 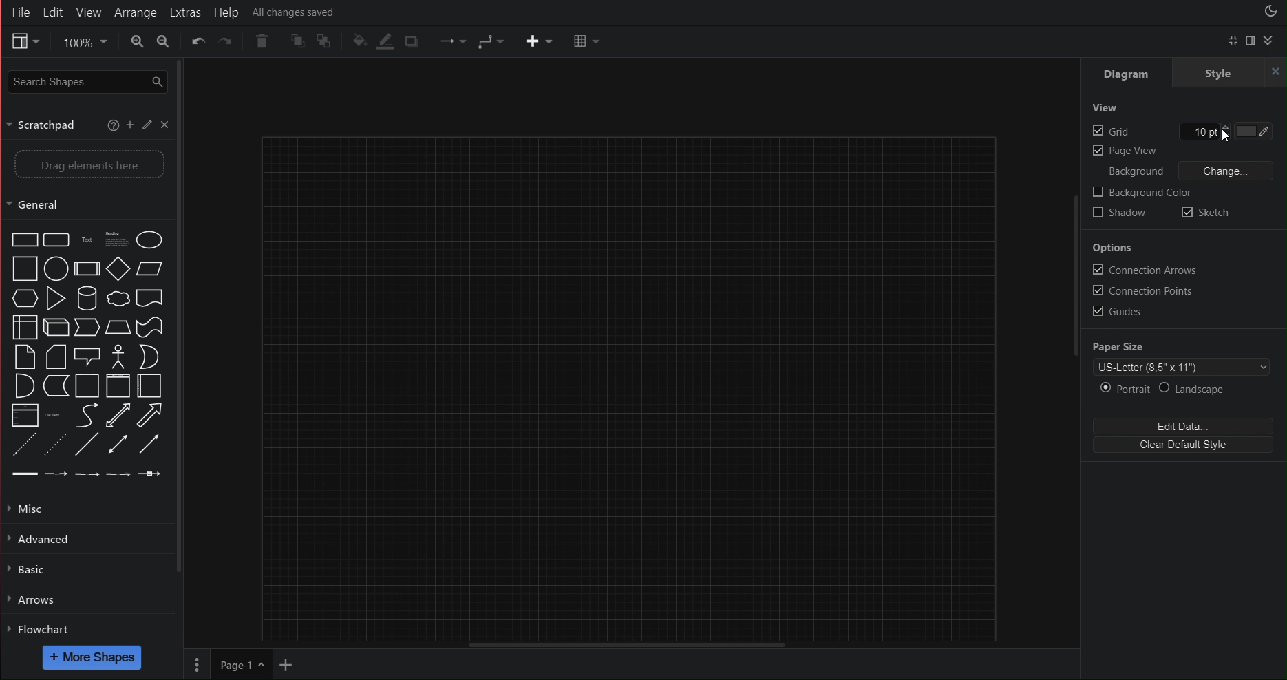 What do you see at coordinates (1228, 136) in the screenshot?
I see `cursor` at bounding box center [1228, 136].